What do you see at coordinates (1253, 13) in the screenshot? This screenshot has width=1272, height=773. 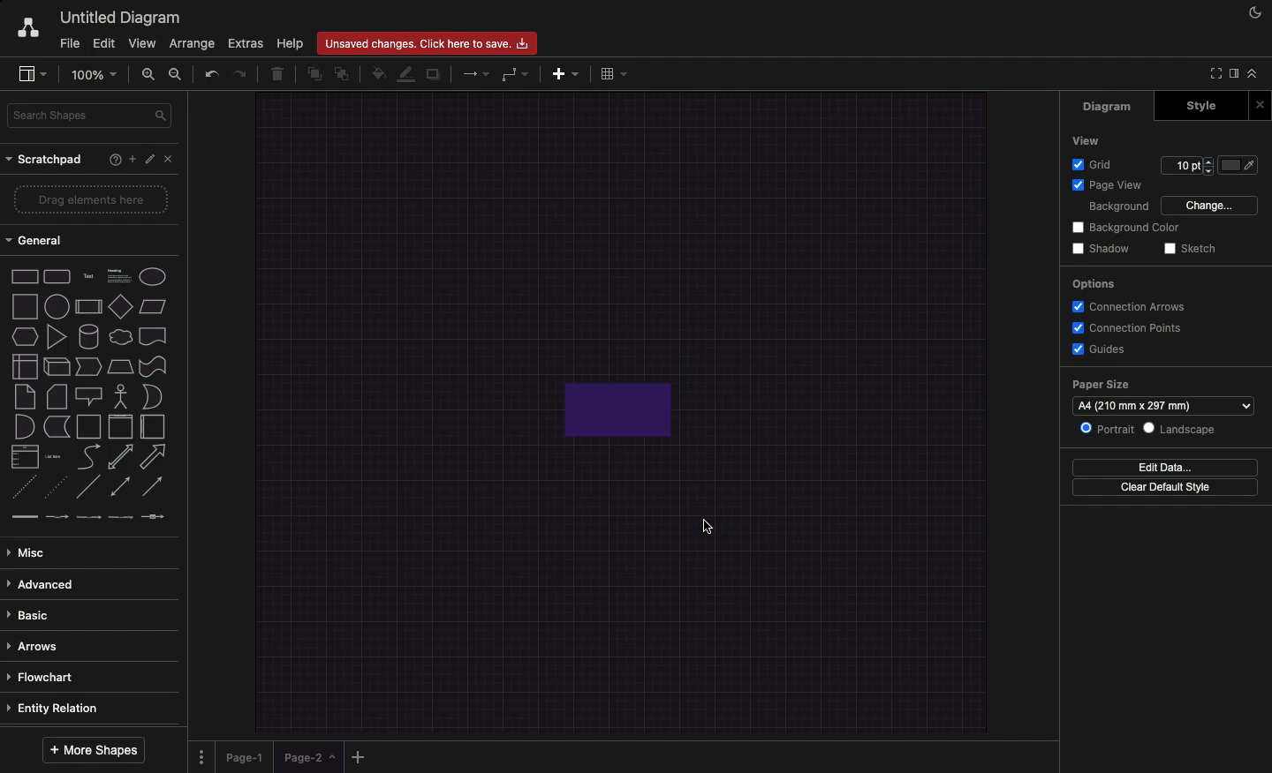 I see `Night shift ` at bounding box center [1253, 13].